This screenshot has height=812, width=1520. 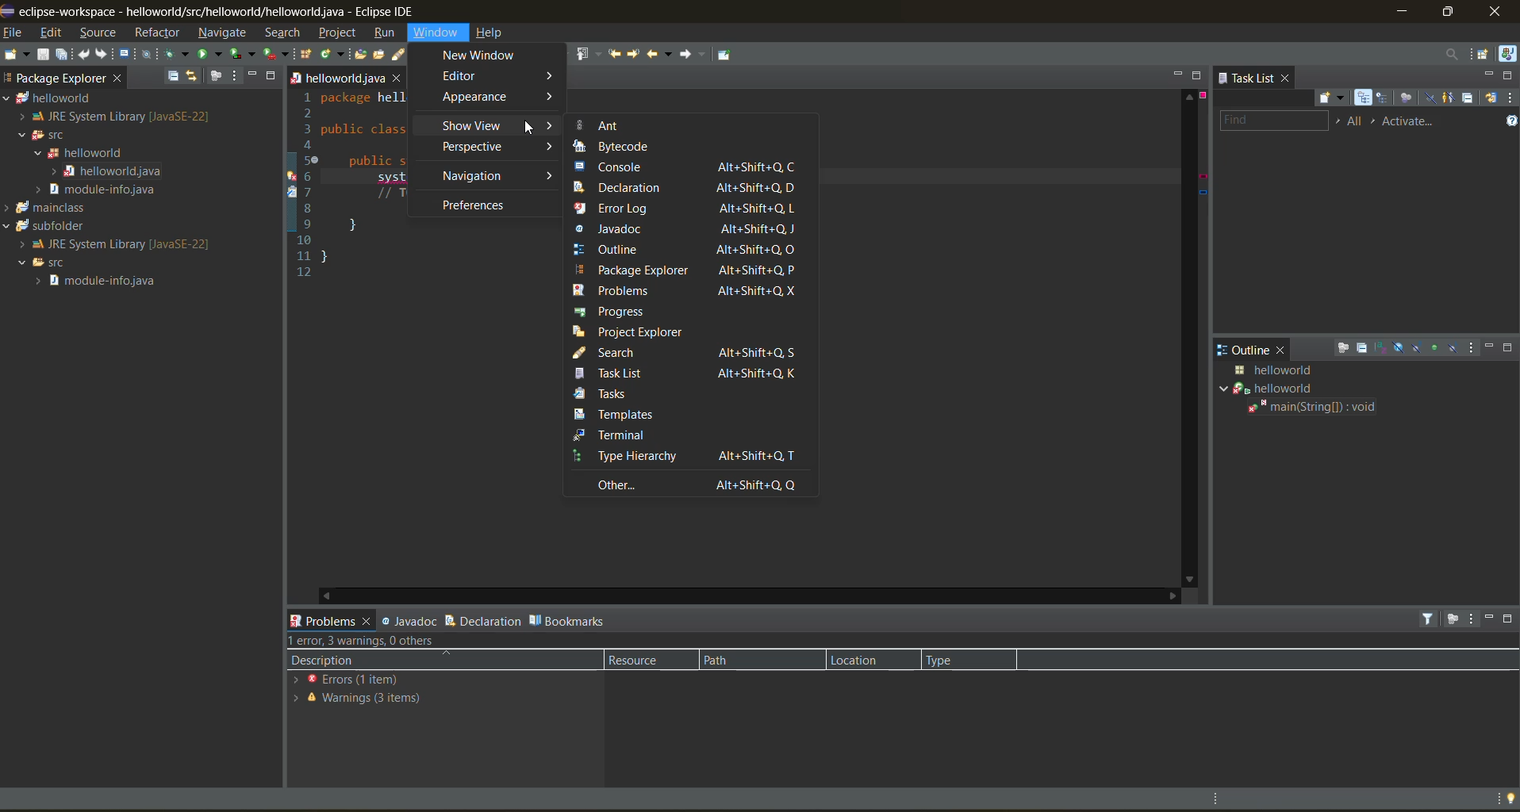 I want to click on show whitespace characters, so click(x=526, y=56).